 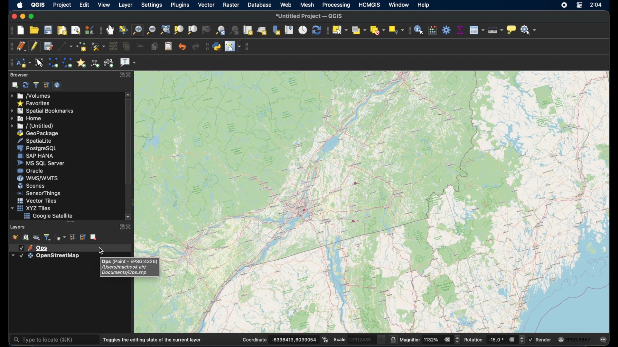 I want to click on remove layer group, so click(x=93, y=236).